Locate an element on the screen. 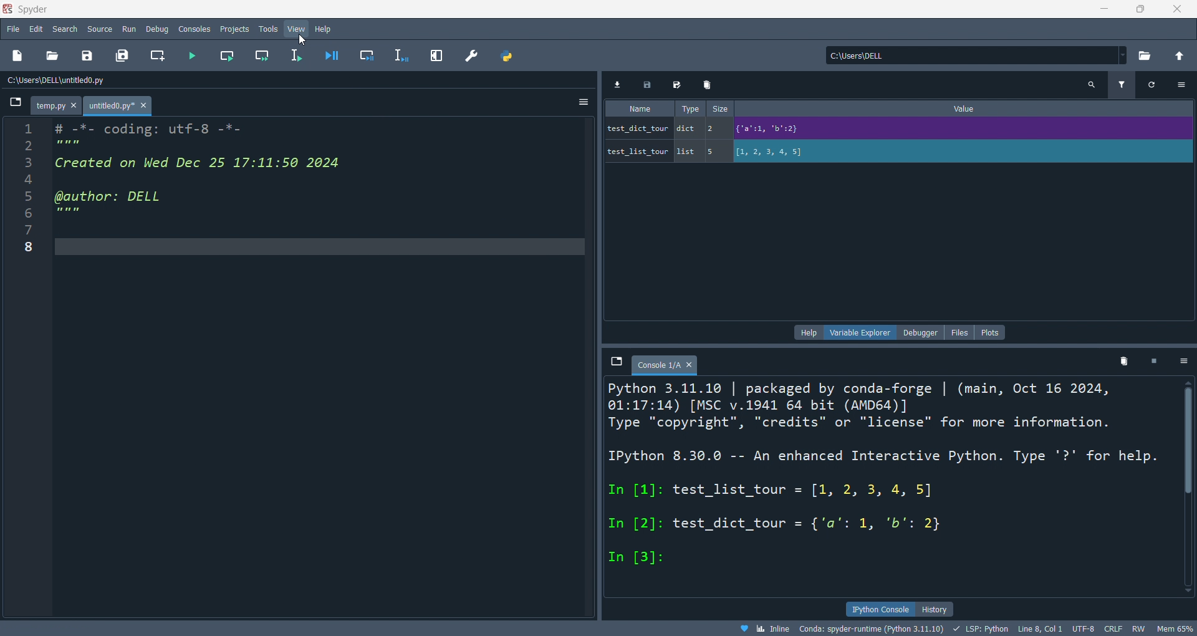  run cell andmove is located at coordinates (265, 55).